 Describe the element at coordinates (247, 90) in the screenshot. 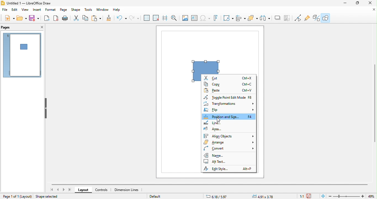

I see `Shortcut key` at that location.